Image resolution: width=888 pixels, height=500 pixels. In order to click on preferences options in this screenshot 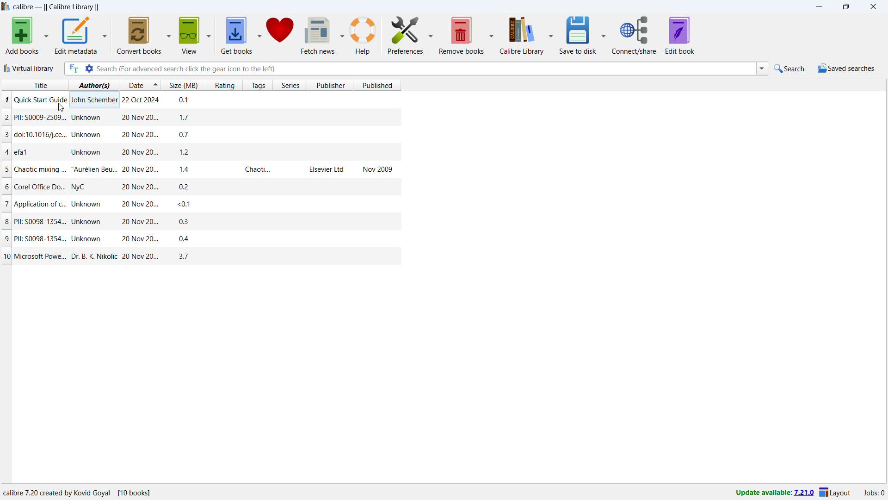, I will do `click(431, 34)`.